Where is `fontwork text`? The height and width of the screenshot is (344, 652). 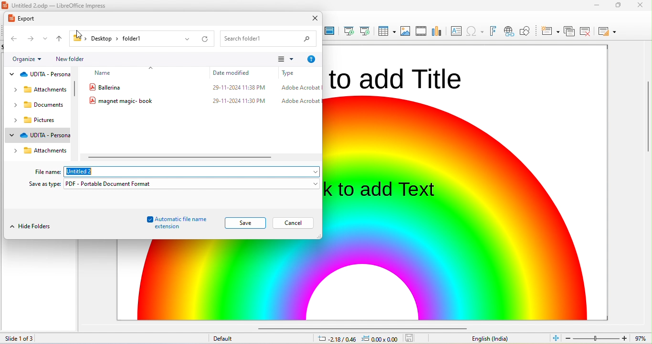
fontwork text is located at coordinates (492, 30).